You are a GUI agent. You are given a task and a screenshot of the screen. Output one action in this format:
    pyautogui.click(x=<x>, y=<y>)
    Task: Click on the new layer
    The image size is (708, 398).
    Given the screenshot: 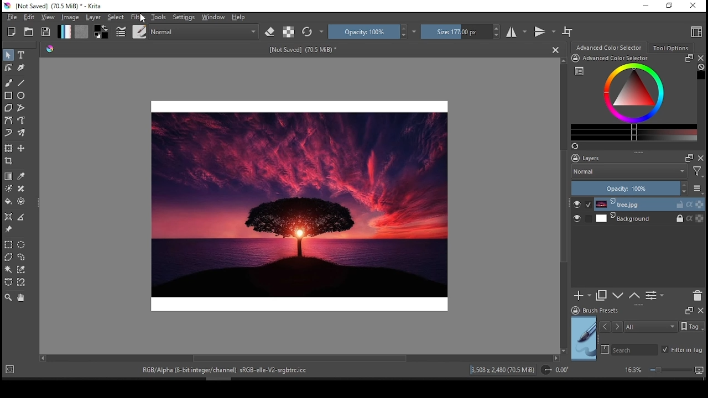 What is the action you would take?
    pyautogui.click(x=582, y=296)
    